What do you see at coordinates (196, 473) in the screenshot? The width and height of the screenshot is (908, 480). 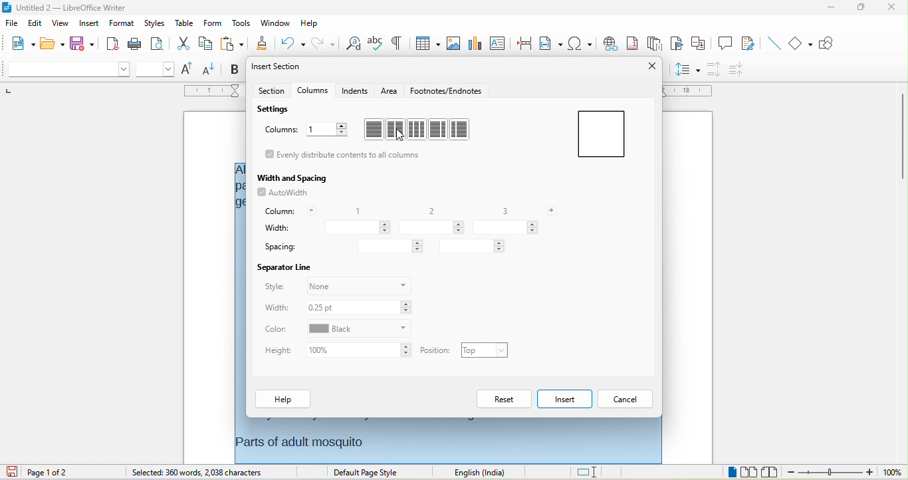 I see `selected: 360 words,2038 characters` at bounding box center [196, 473].